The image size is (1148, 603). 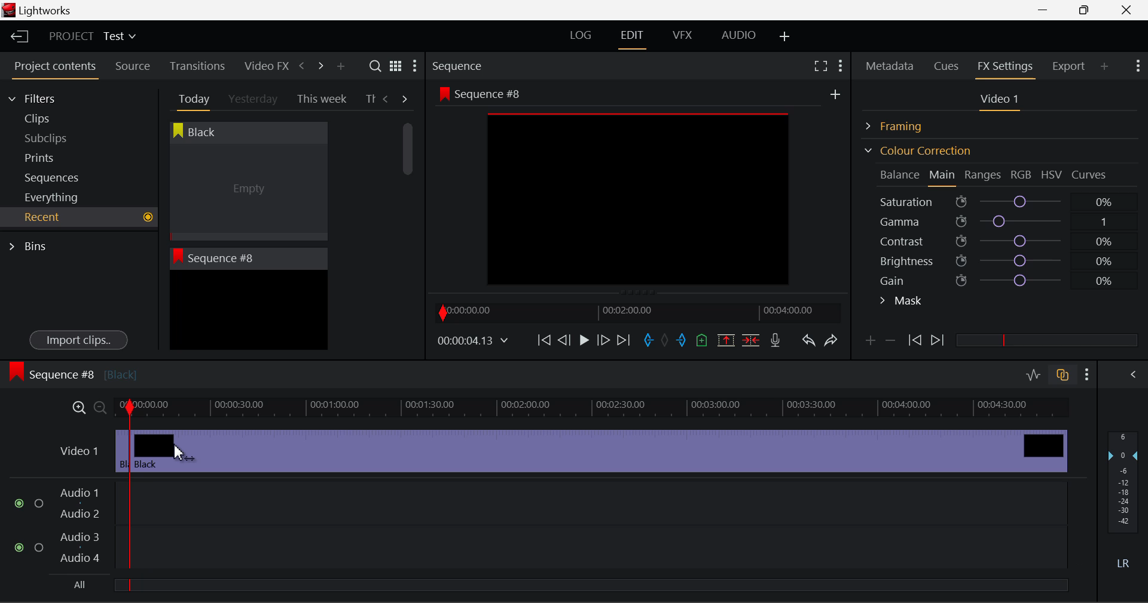 What do you see at coordinates (901, 174) in the screenshot?
I see `Balance Section` at bounding box center [901, 174].